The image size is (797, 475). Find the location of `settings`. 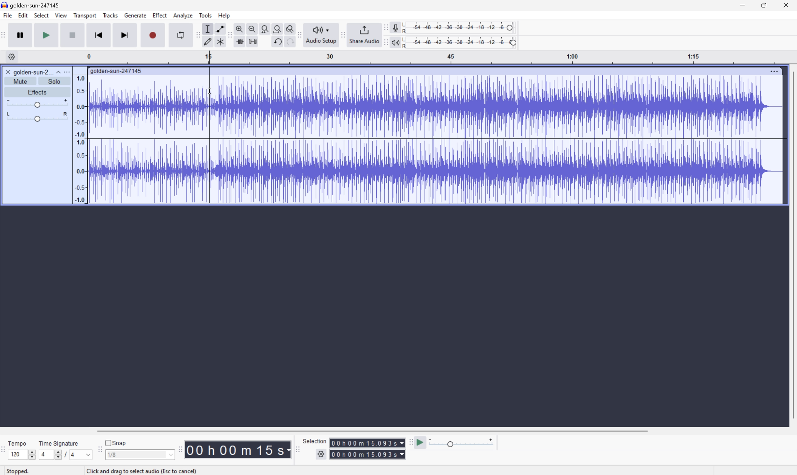

settings is located at coordinates (12, 56).